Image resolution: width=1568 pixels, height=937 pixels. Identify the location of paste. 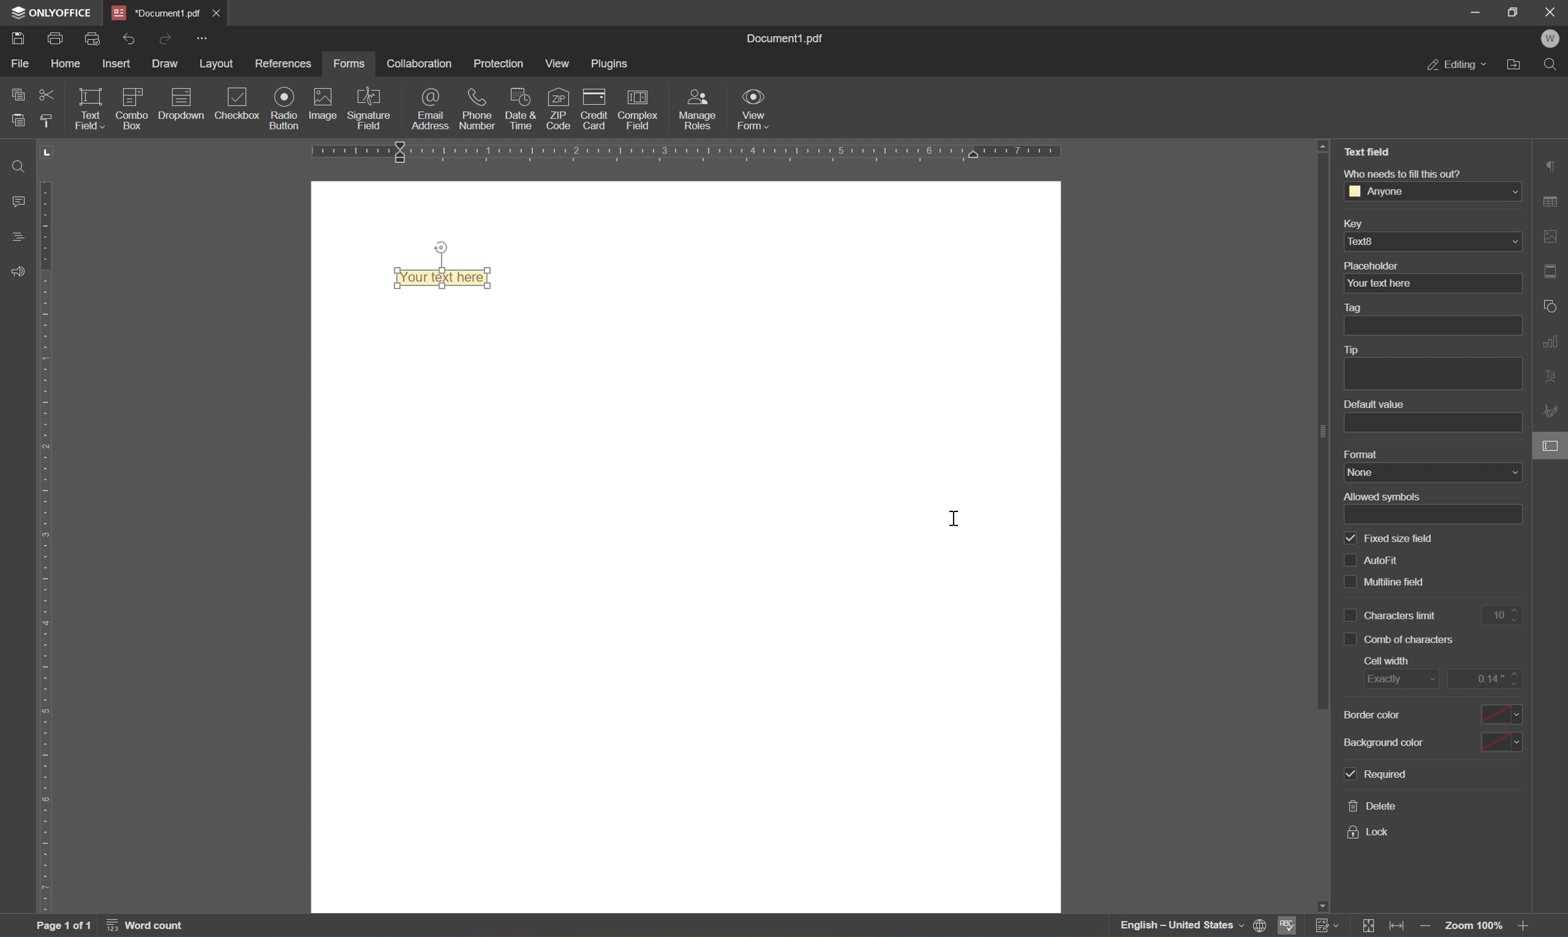
(18, 120).